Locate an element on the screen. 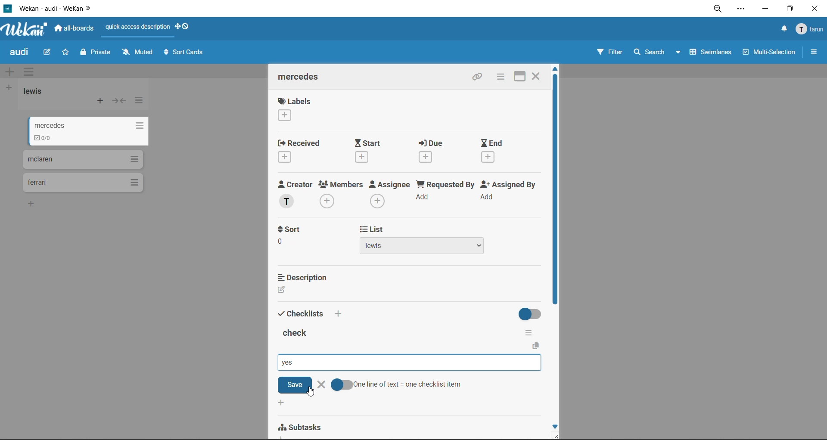  cursor is located at coordinates (311, 390).